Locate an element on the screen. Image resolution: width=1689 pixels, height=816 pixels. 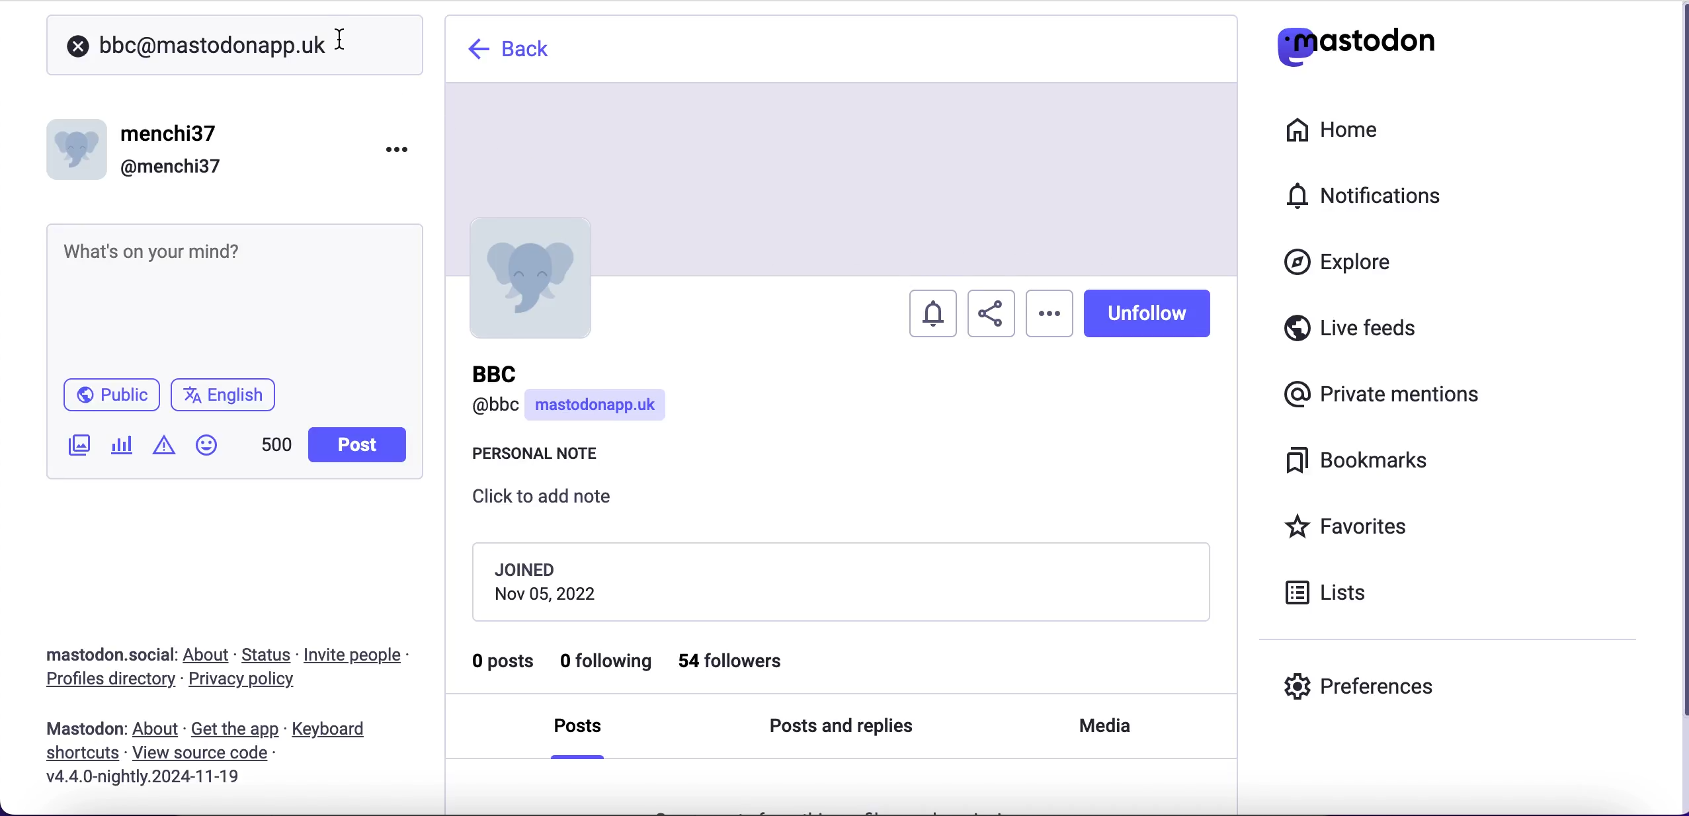
media is located at coordinates (1108, 731).